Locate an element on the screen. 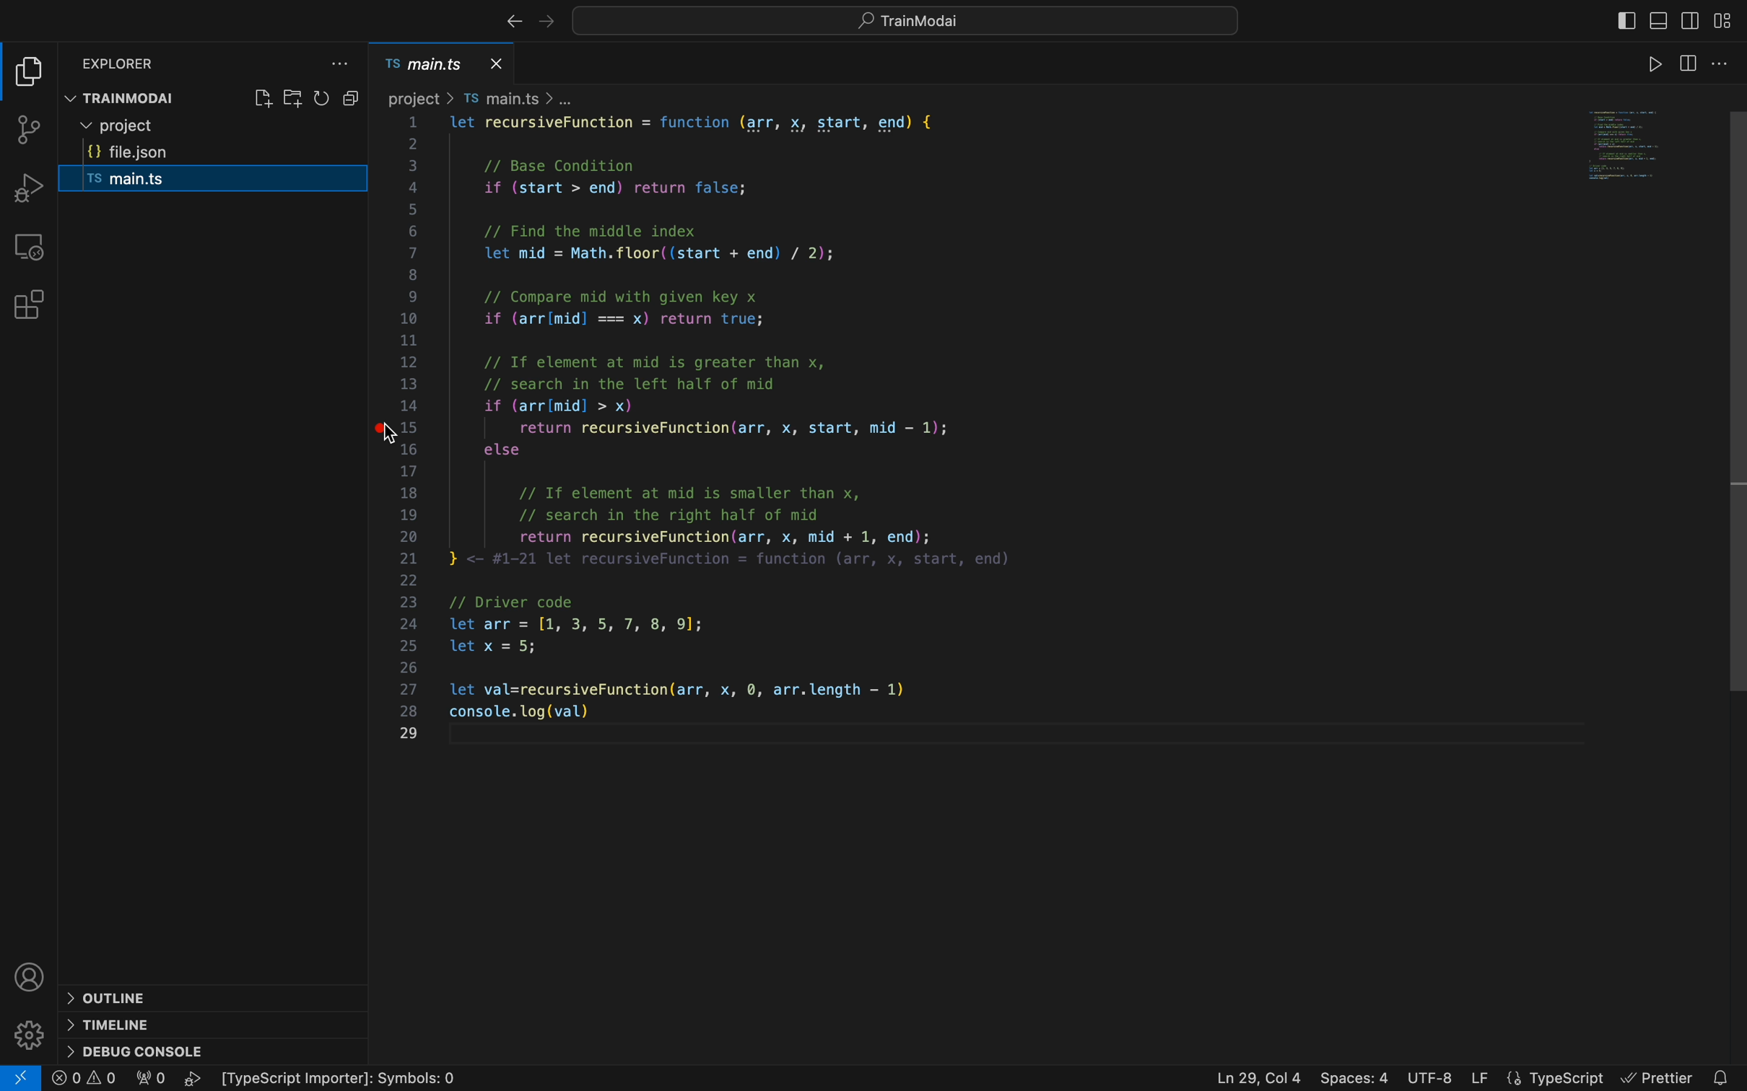 Image resolution: width=1747 pixels, height=1091 pixels. create file is located at coordinates (261, 100).